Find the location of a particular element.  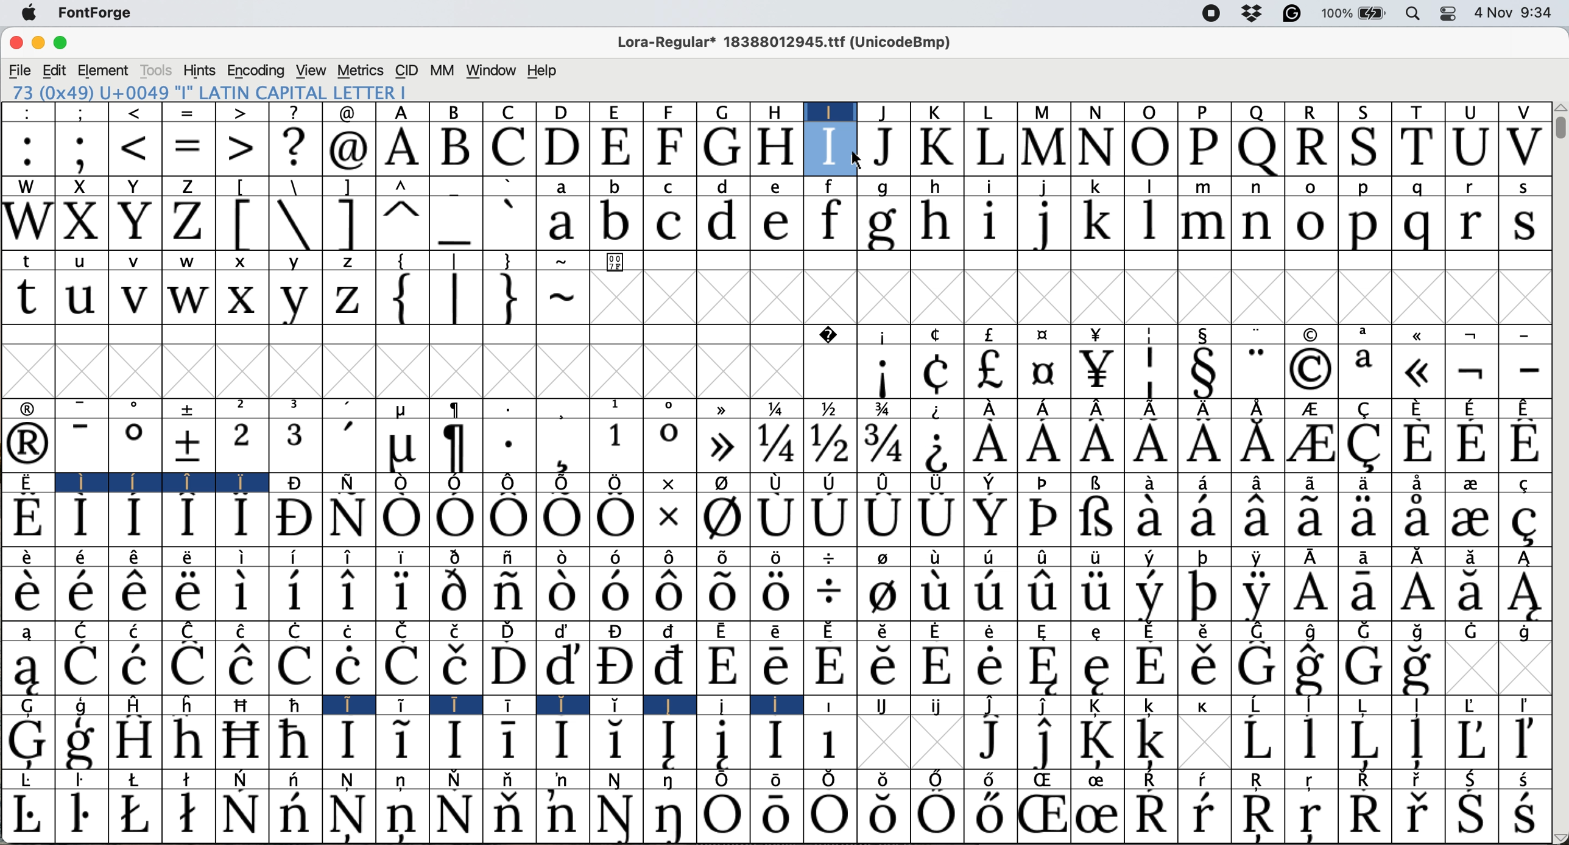

Symbol is located at coordinates (1419, 632).